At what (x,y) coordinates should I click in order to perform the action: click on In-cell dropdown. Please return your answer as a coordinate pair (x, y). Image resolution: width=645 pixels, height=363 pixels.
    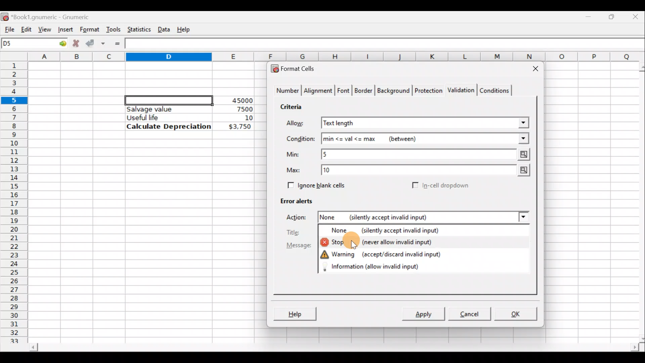
    Looking at the image, I should click on (447, 186).